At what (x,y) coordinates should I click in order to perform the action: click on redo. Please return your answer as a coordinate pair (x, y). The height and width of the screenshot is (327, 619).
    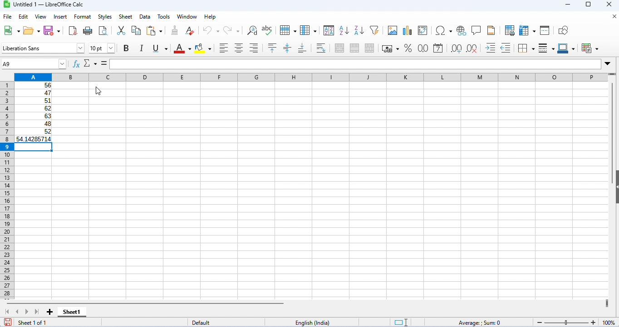
    Looking at the image, I should click on (232, 30).